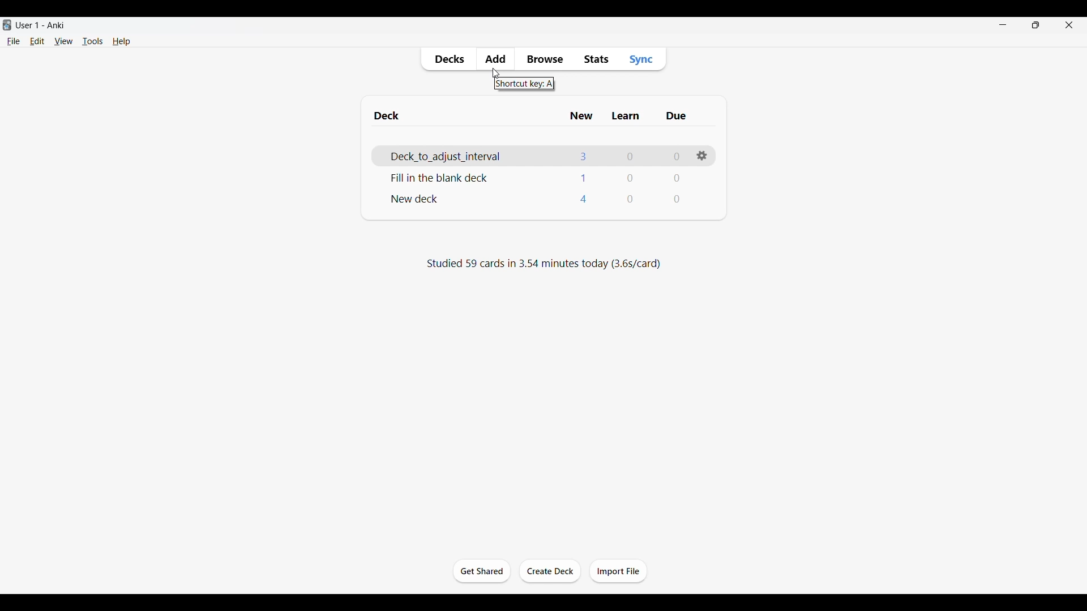  Describe the element at coordinates (675, 116) in the screenshot. I see `Due column` at that location.